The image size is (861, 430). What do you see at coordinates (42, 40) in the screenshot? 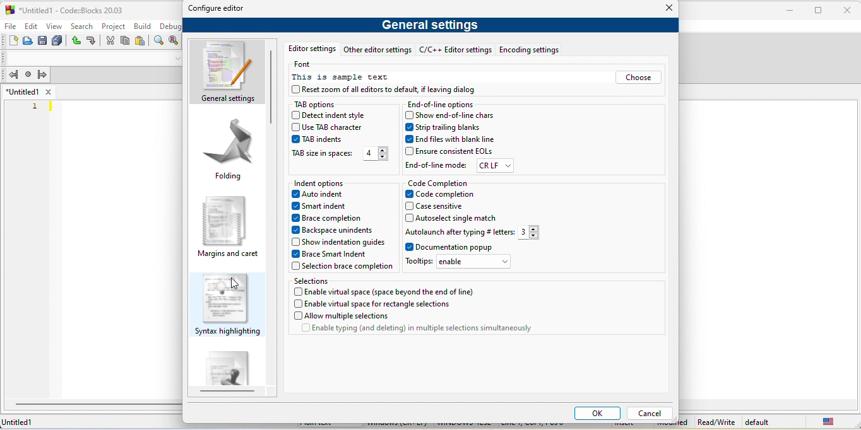
I see `save` at bounding box center [42, 40].